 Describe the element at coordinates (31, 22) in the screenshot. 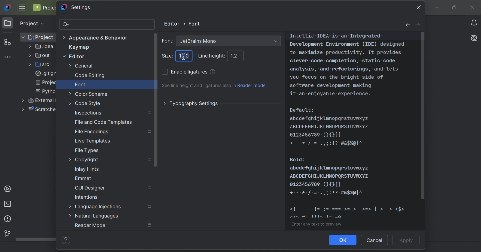

I see `Project` at that location.